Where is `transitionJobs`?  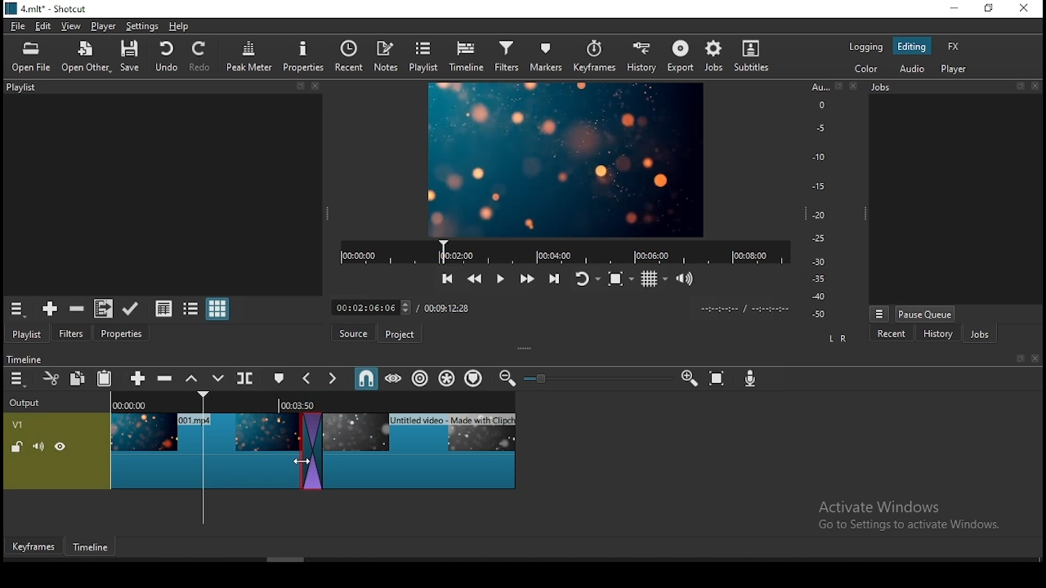
transitionJobs is located at coordinates (313, 451).